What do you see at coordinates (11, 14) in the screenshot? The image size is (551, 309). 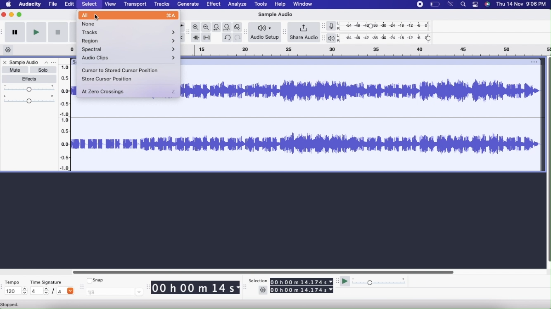 I see `Minimize` at bounding box center [11, 14].